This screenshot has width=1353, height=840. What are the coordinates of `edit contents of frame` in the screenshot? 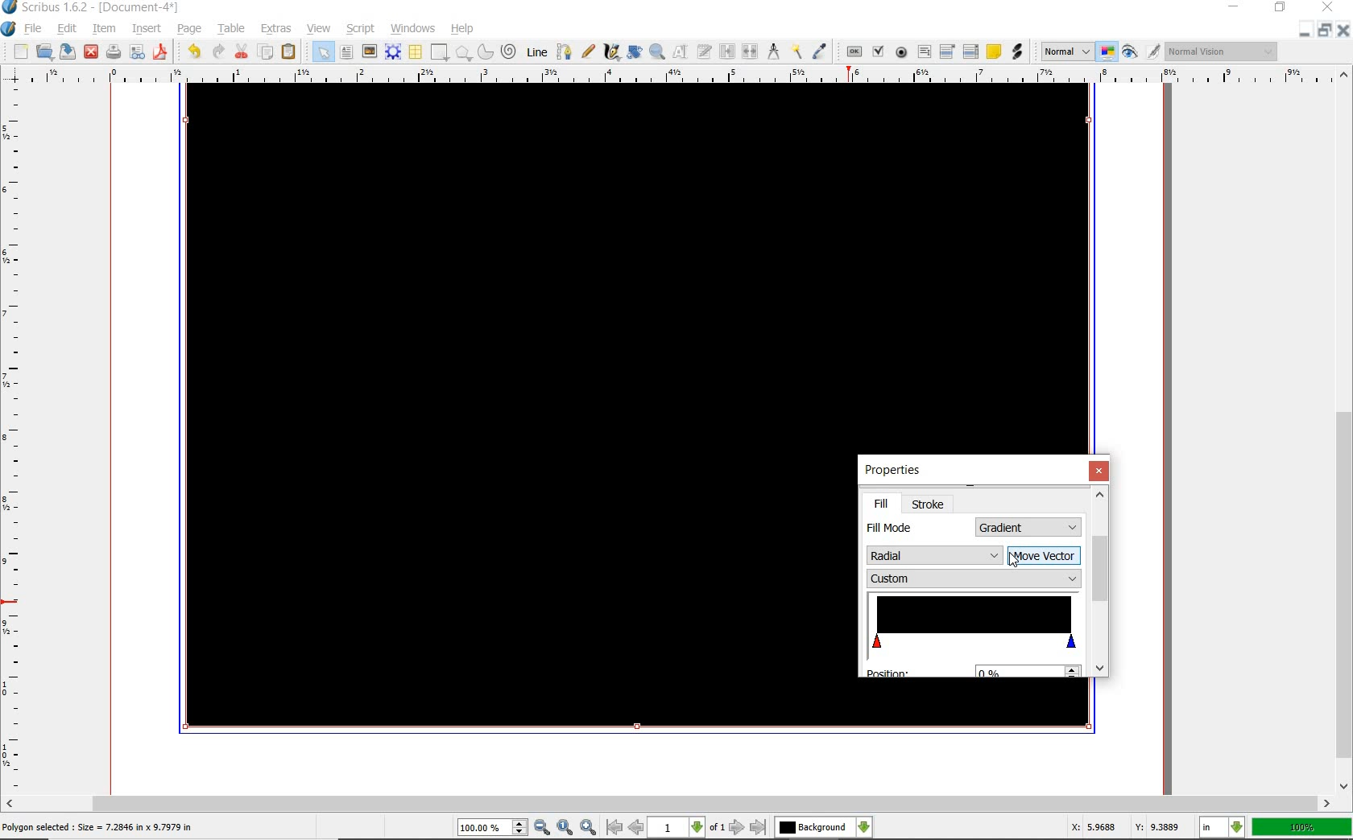 It's located at (679, 51).